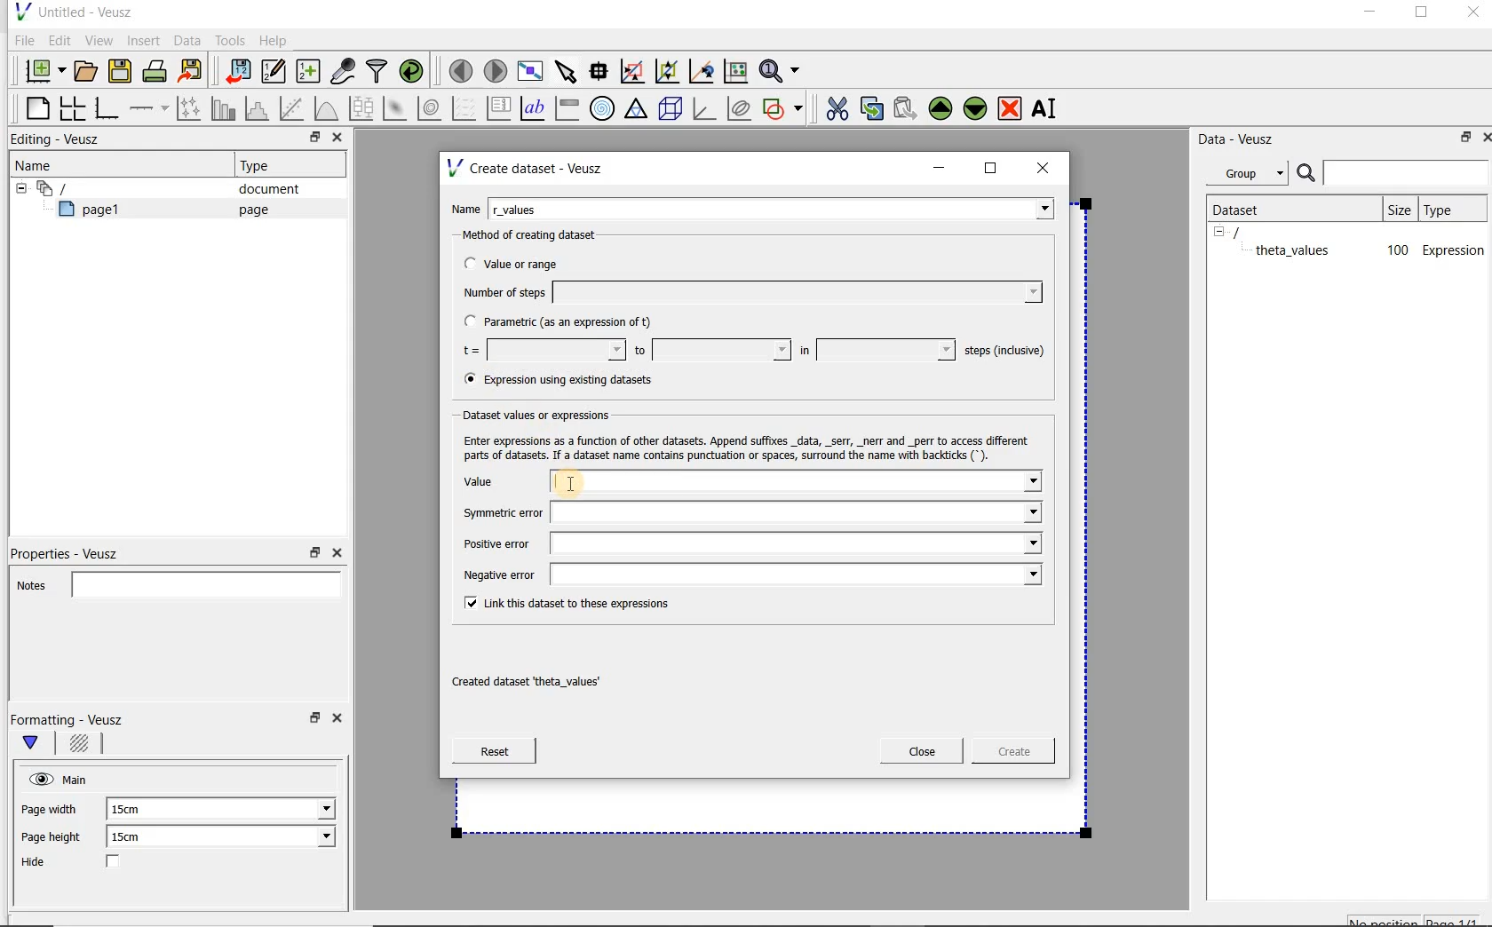  Describe the element at coordinates (1422, 15) in the screenshot. I see `maximize` at that location.